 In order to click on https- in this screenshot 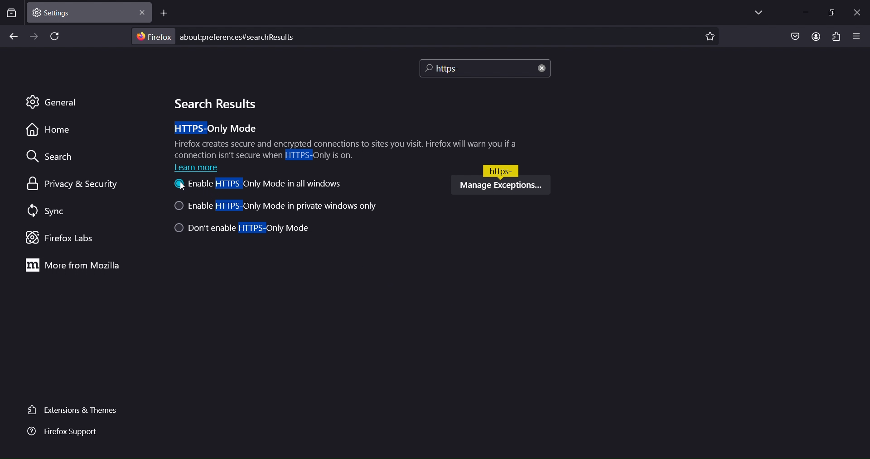, I will do `click(467, 68)`.